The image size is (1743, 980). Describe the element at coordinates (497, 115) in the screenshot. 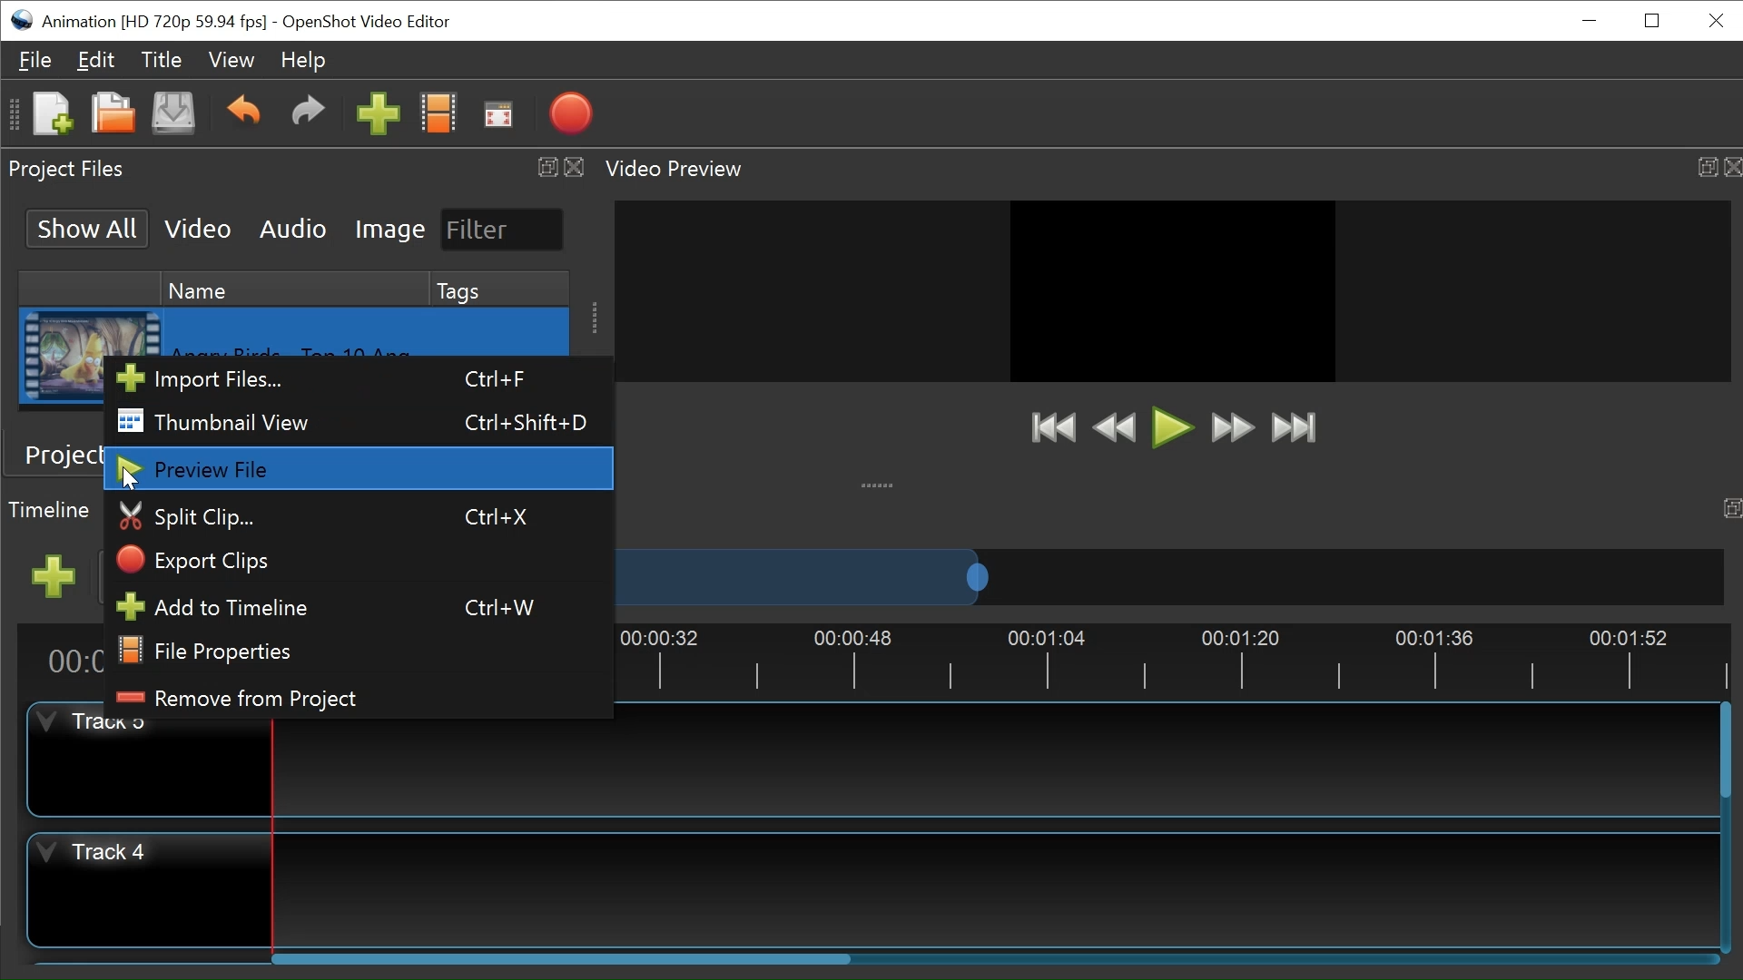

I see `Fullscreen` at that location.